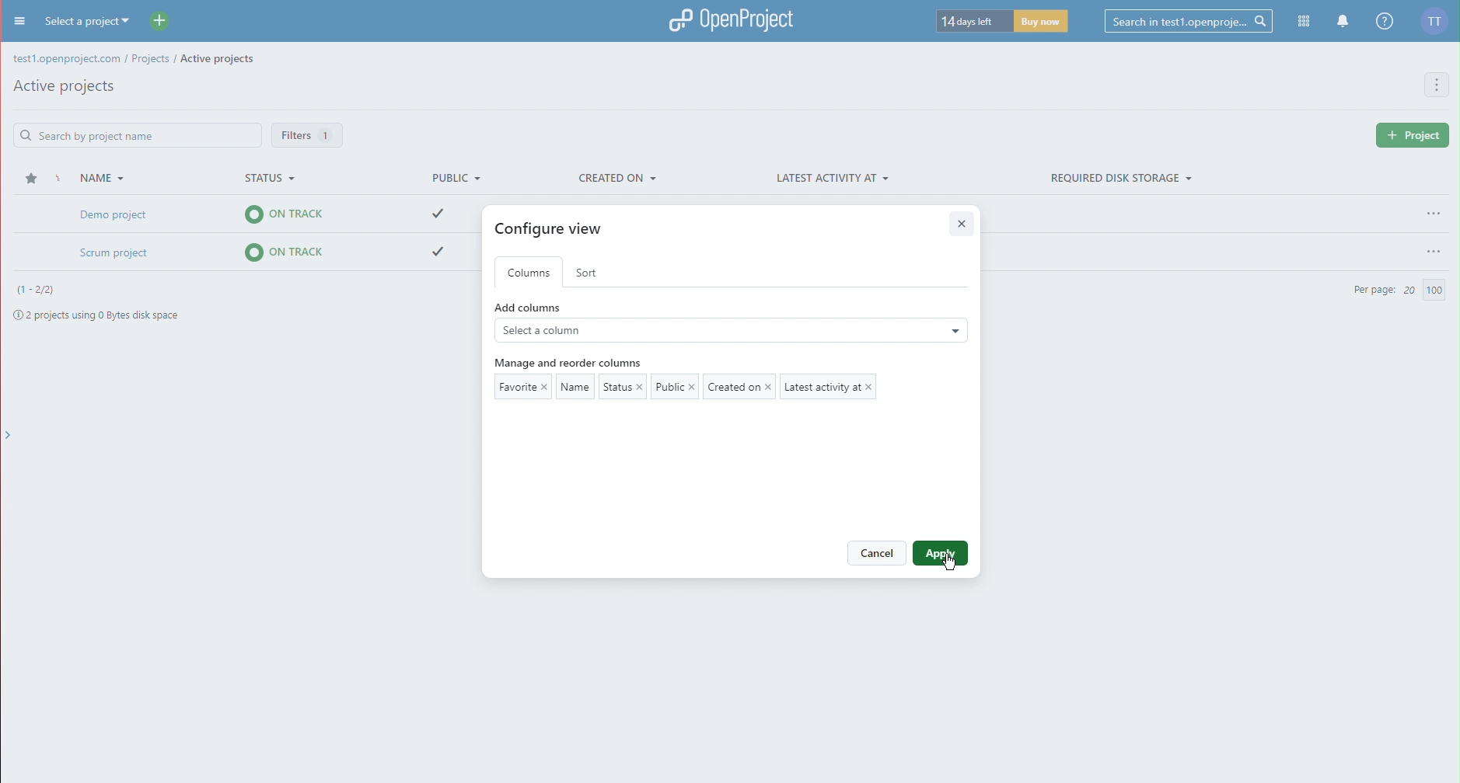 This screenshot has height=783, width=1460. Describe the element at coordinates (533, 272) in the screenshot. I see `Columns ` at that location.